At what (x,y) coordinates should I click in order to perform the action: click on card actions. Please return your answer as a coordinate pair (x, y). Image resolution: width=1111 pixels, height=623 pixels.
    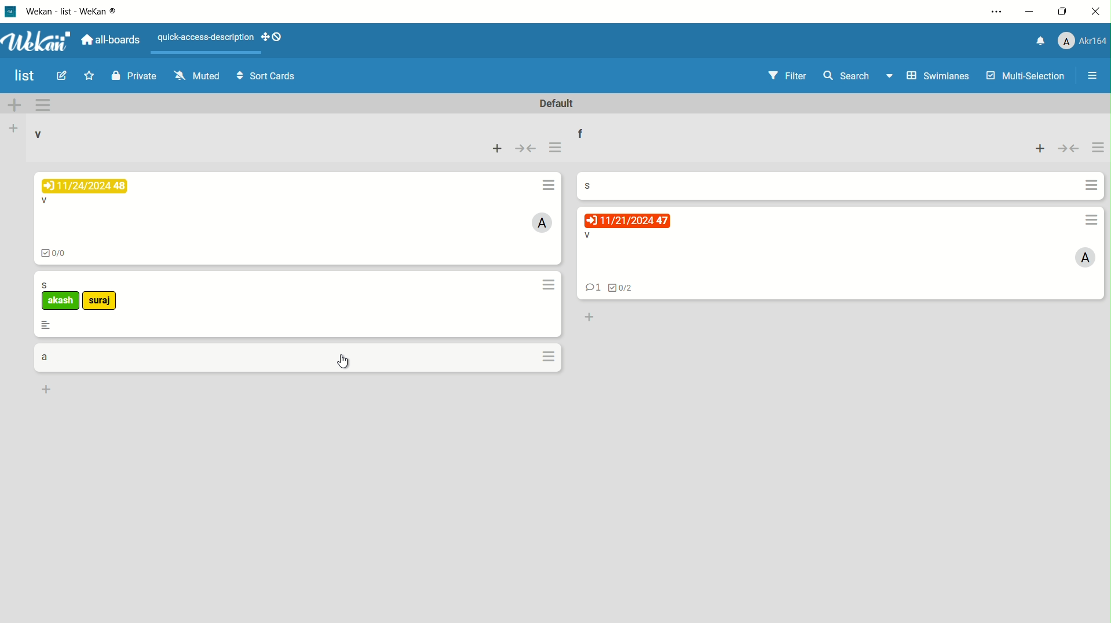
    Looking at the image, I should click on (551, 356).